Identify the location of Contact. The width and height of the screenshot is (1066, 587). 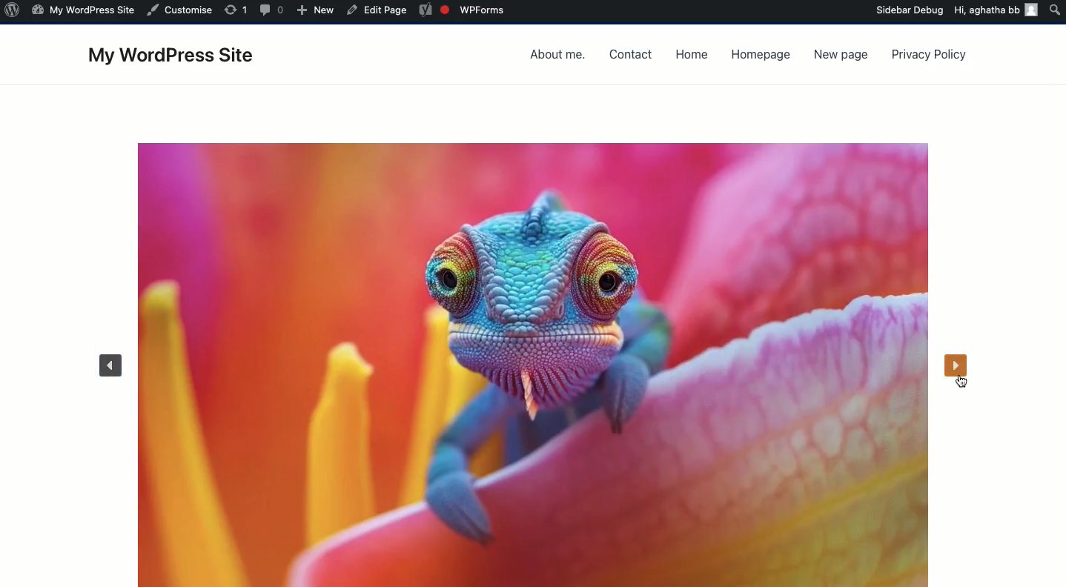
(632, 55).